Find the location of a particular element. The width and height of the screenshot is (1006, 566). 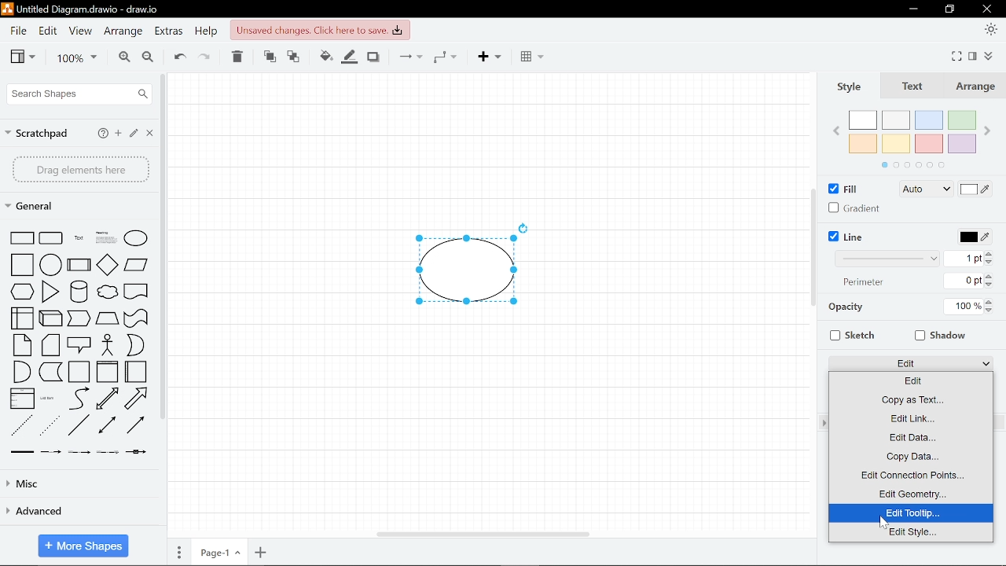

restore down is located at coordinates (949, 9).